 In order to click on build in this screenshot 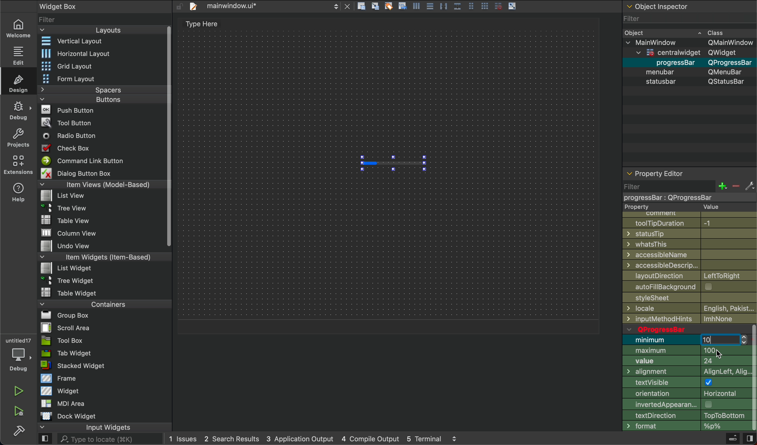, I will do `click(19, 430)`.